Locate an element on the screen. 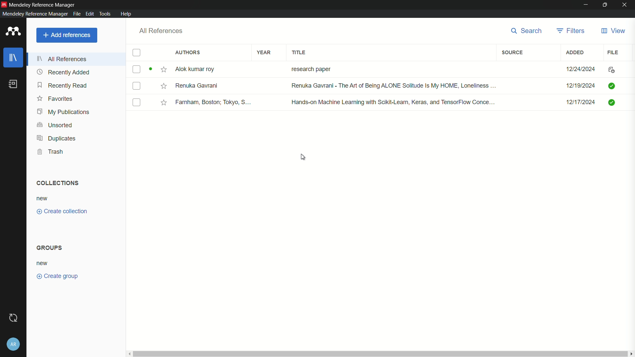 Image resolution: width=635 pixels, height=357 pixels. book is located at coordinates (14, 84).